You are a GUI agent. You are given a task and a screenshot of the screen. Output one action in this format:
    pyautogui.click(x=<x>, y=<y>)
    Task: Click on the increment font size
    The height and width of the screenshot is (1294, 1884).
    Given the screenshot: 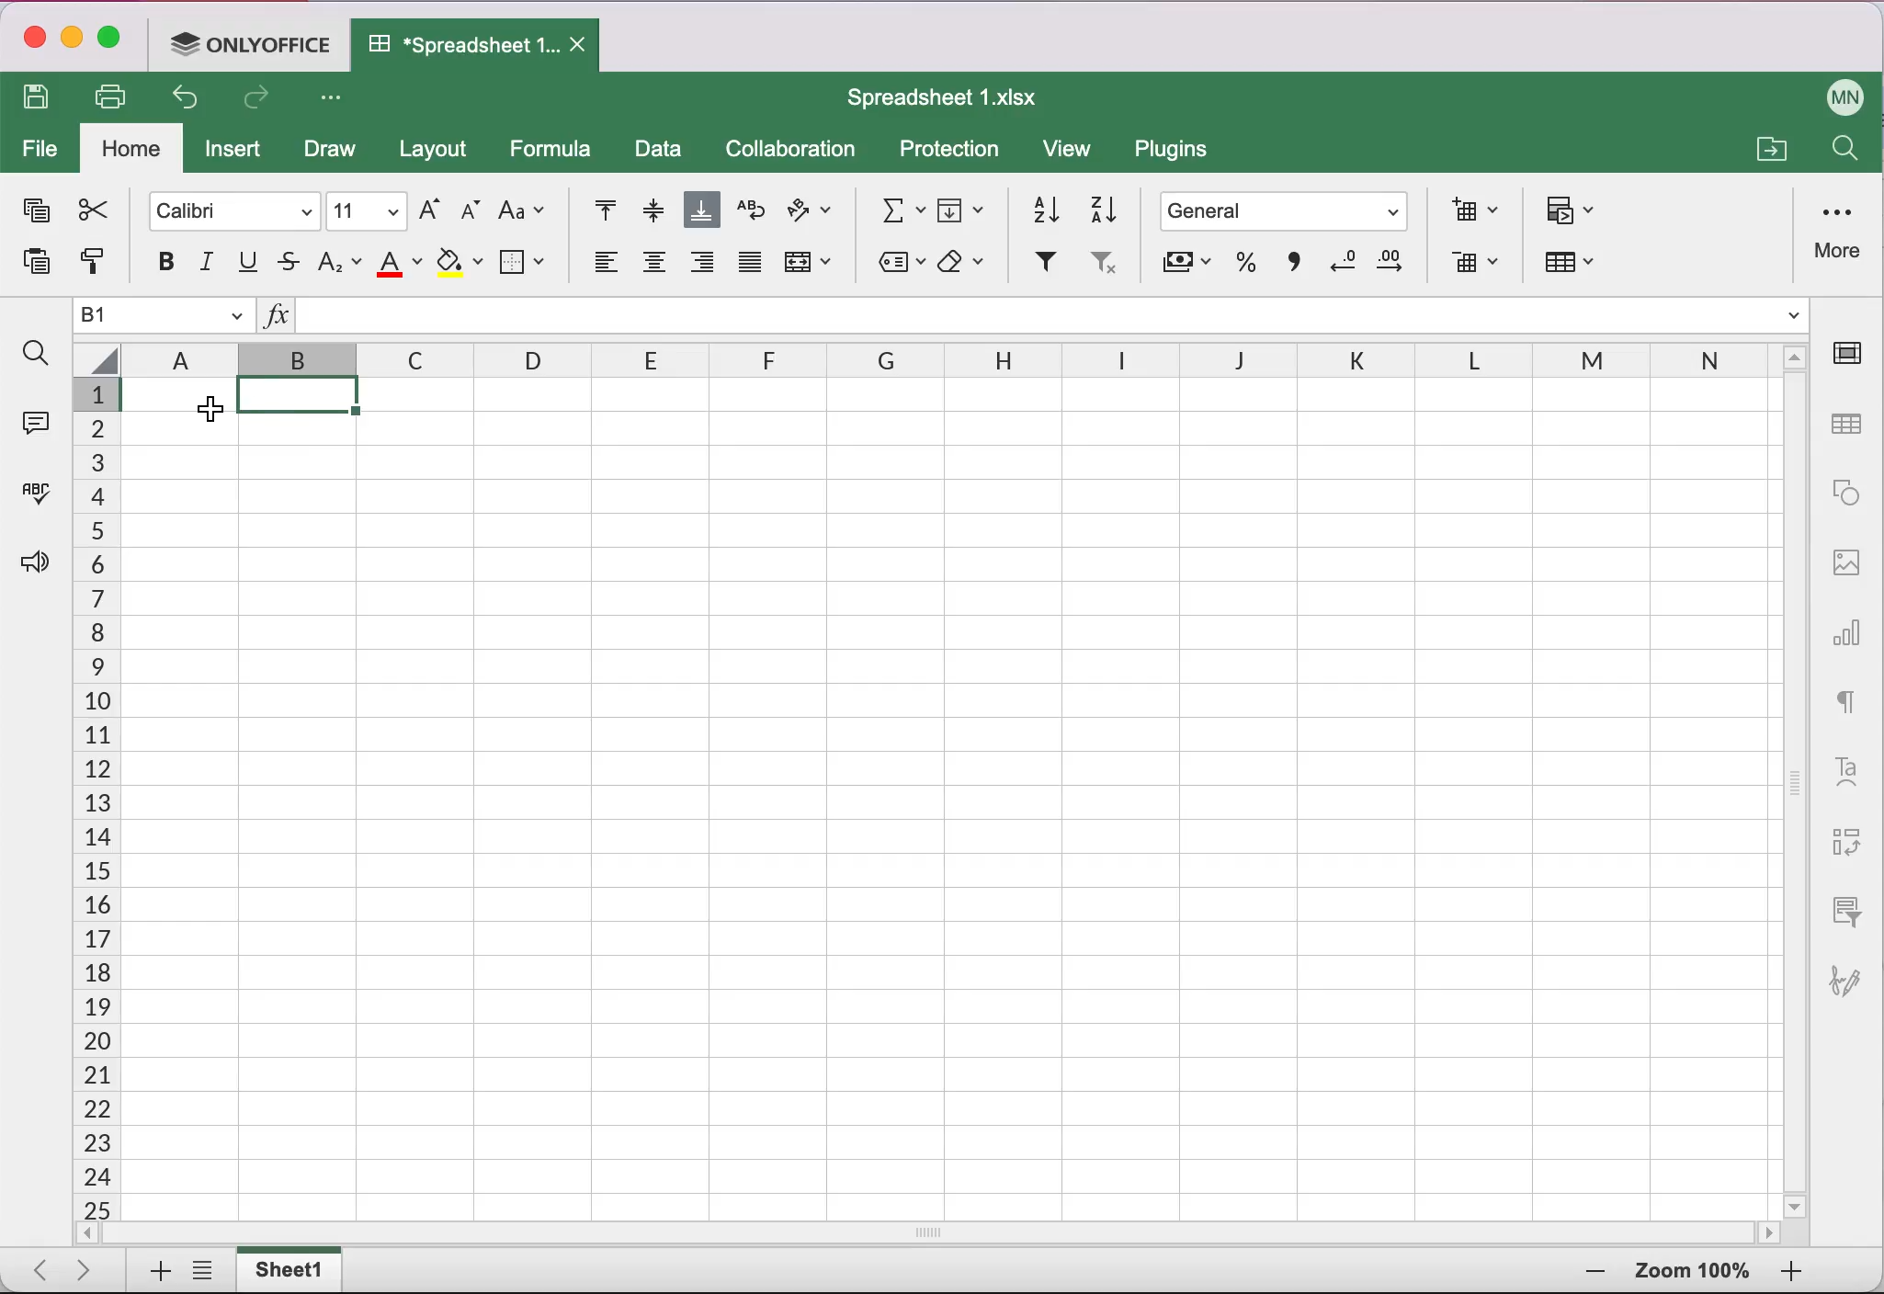 What is the action you would take?
    pyautogui.click(x=427, y=209)
    